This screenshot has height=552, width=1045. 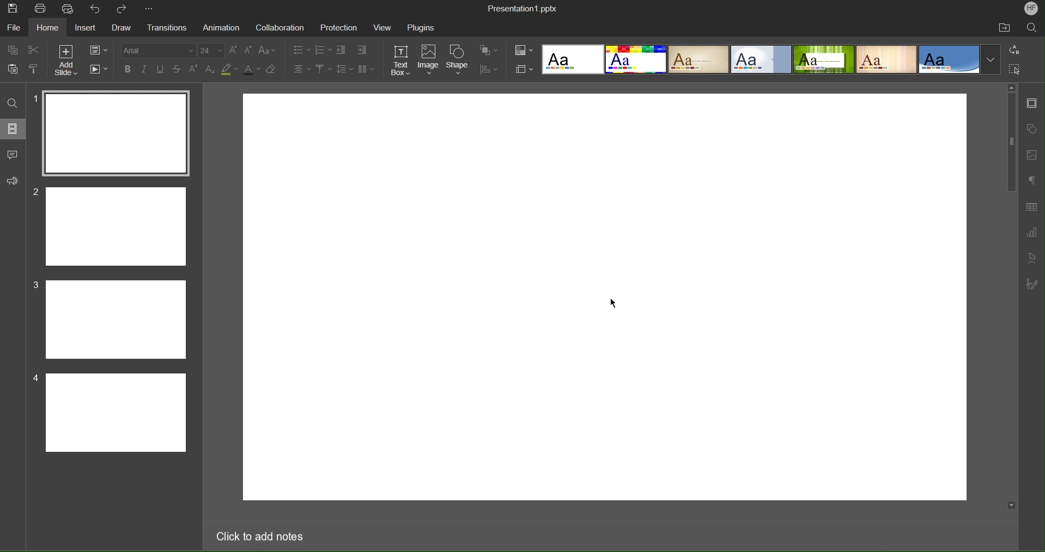 I want to click on scroll up, so click(x=1011, y=87).